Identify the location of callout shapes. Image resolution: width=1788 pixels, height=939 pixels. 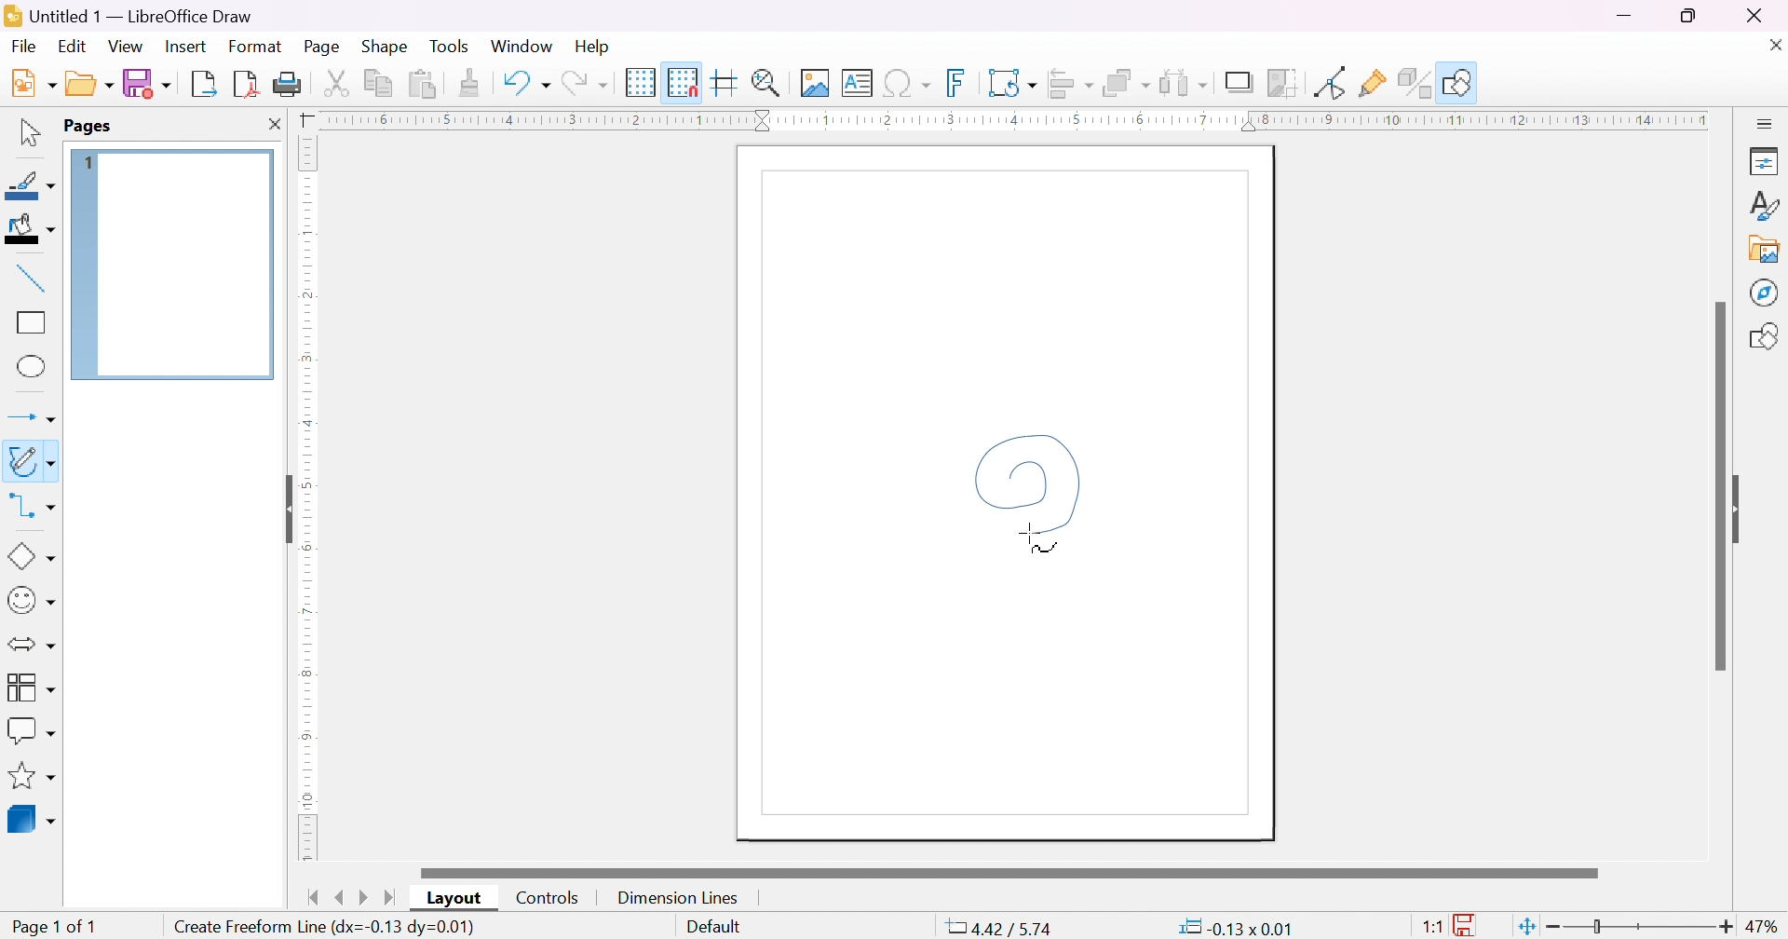
(32, 729).